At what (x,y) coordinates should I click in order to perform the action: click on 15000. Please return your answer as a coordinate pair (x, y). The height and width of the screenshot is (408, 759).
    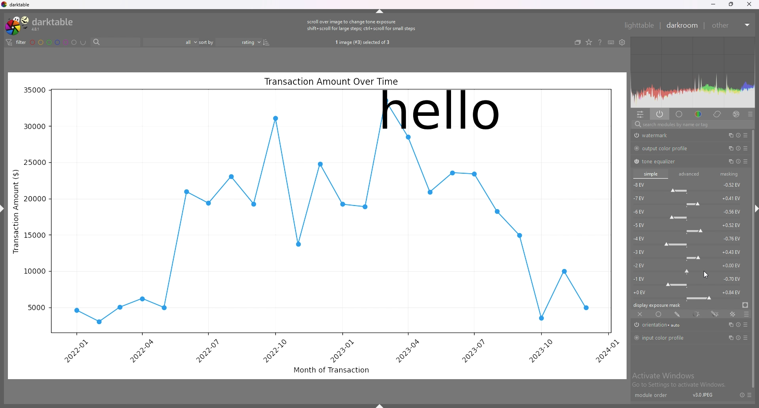
    Looking at the image, I should click on (34, 236).